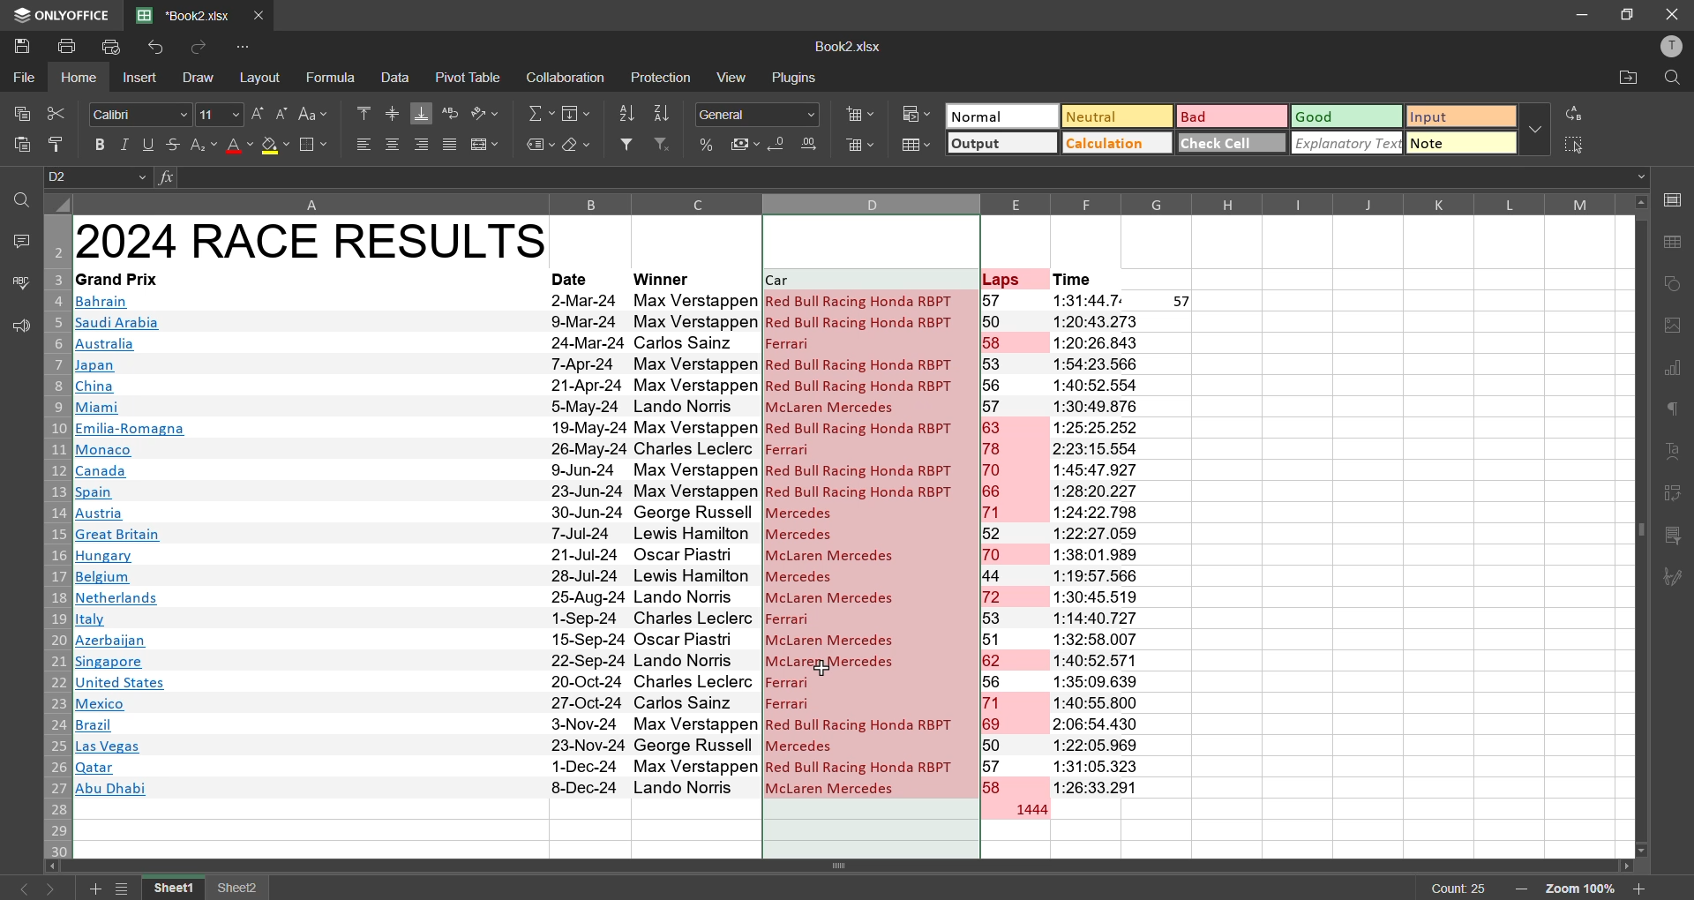  I want to click on replace, so click(1578, 113).